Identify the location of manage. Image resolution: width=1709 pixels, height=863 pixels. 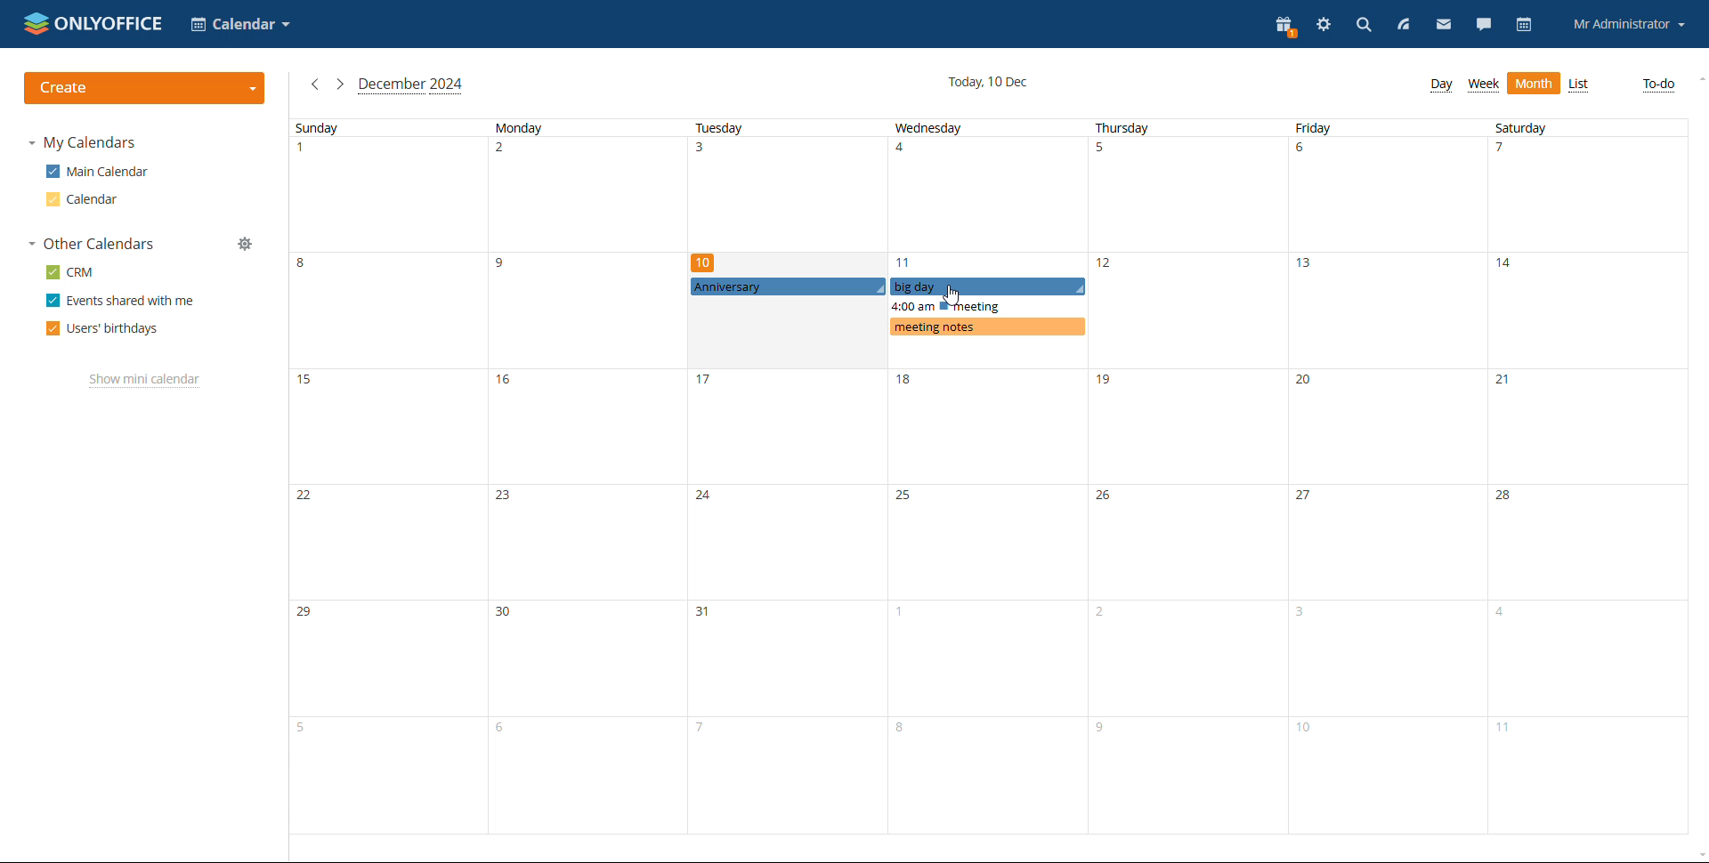
(247, 244).